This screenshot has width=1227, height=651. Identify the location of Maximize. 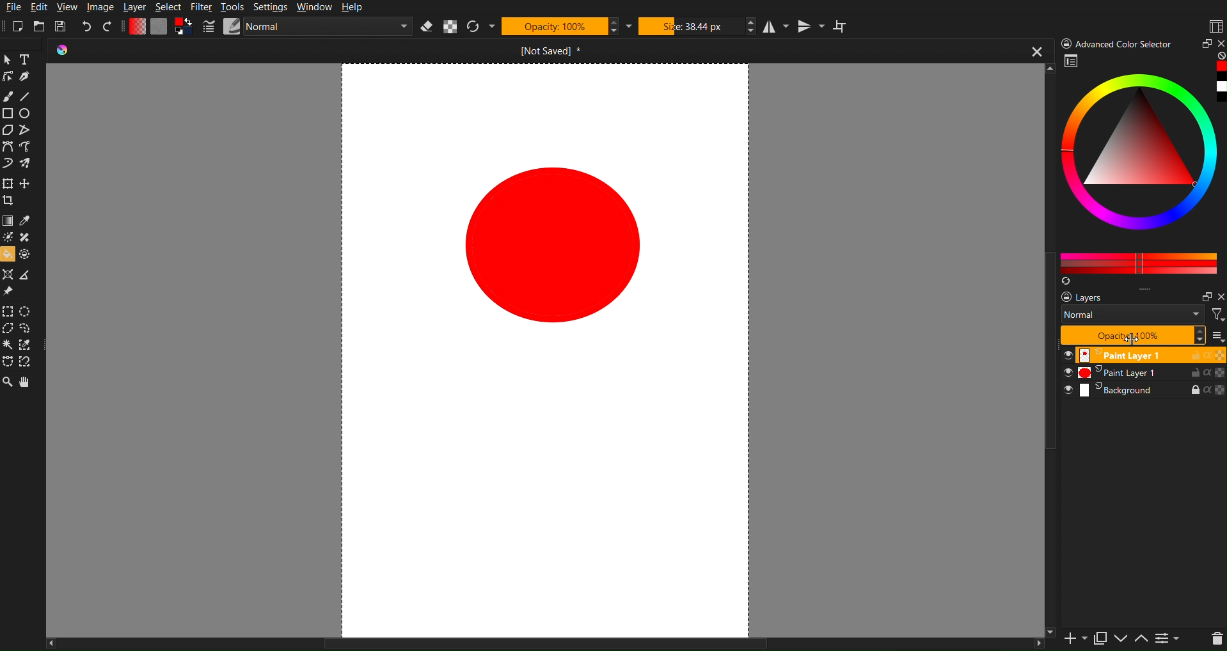
(1204, 44).